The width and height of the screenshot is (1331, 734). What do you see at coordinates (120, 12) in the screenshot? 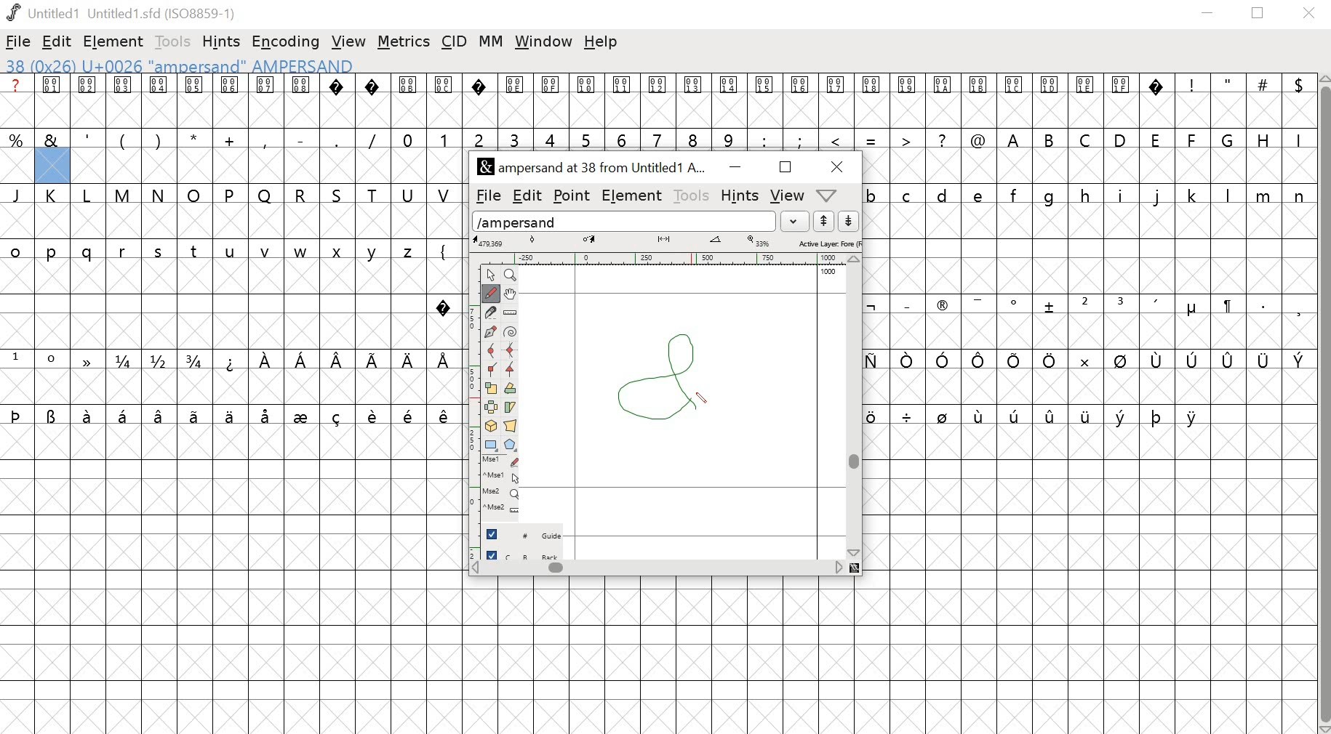
I see `Untitled 1 Untitled1.shd (ISO8859-1)` at bounding box center [120, 12].